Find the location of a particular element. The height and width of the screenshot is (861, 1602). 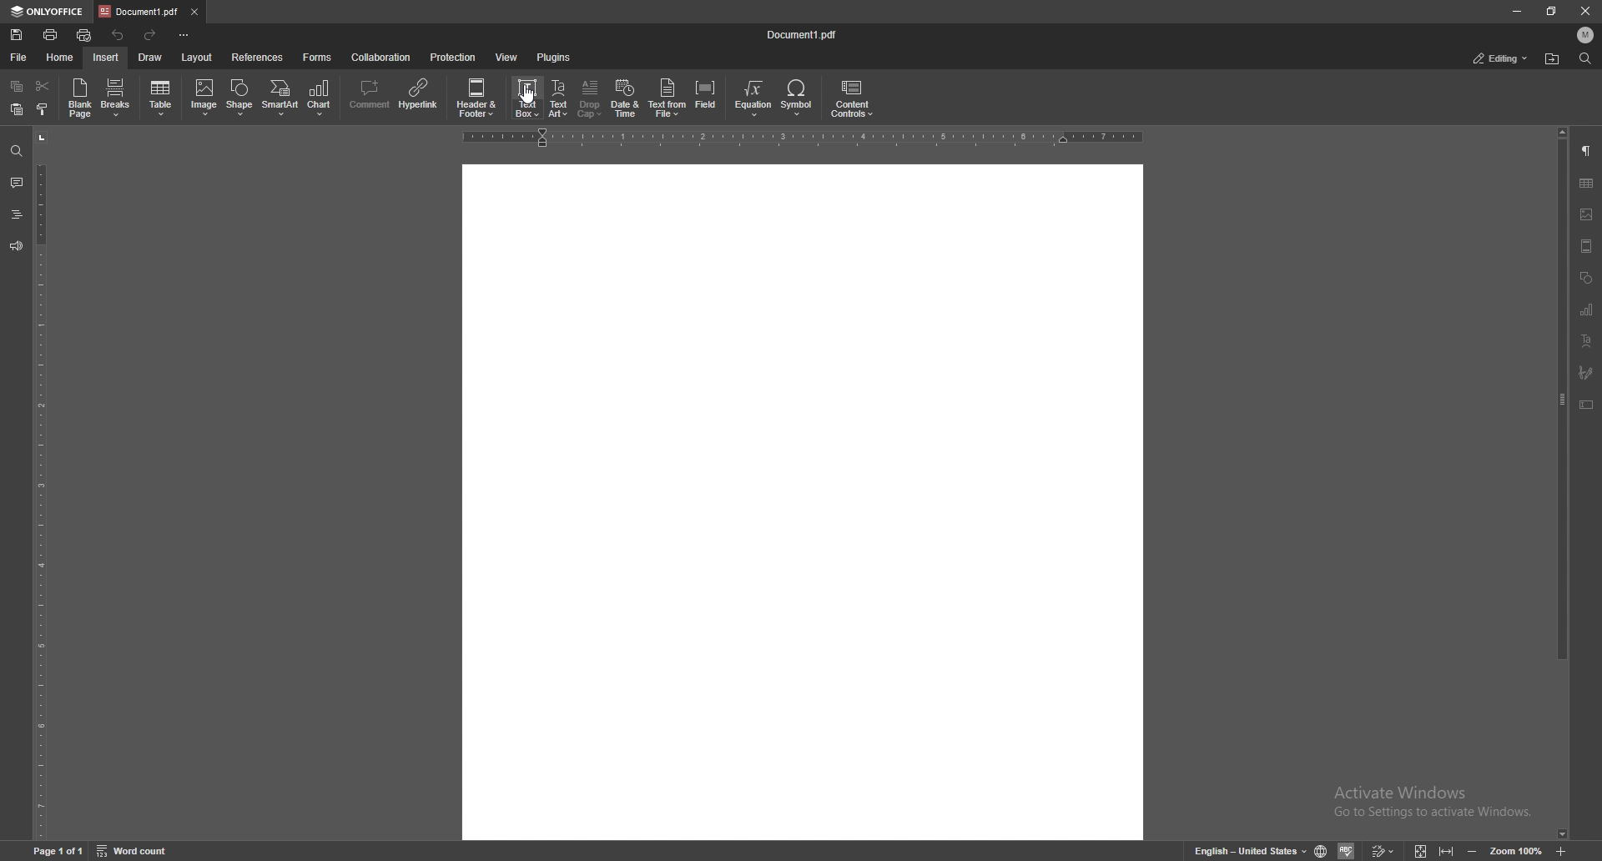

field is located at coordinates (708, 98).